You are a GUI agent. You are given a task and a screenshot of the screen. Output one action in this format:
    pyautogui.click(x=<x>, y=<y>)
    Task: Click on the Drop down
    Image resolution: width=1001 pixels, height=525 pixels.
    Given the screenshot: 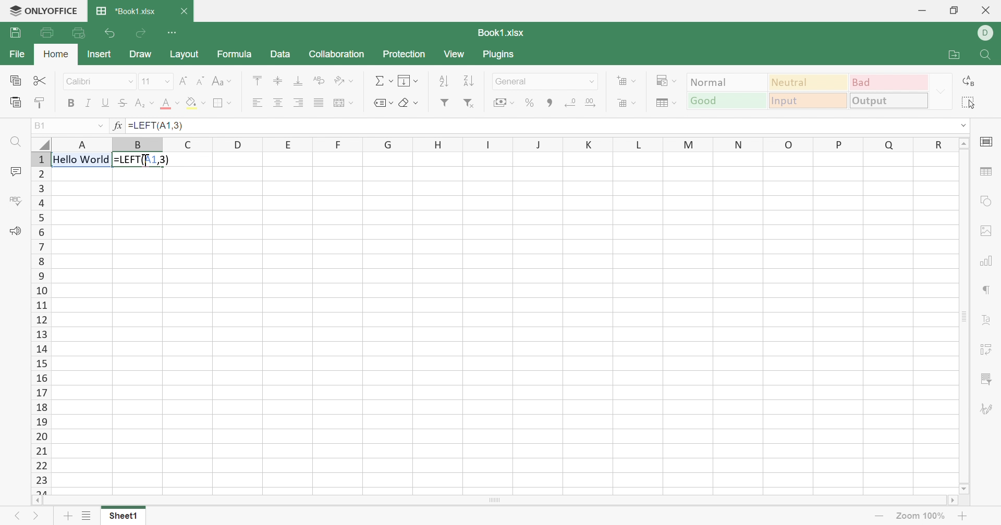 What is the action you would take?
    pyautogui.click(x=964, y=126)
    